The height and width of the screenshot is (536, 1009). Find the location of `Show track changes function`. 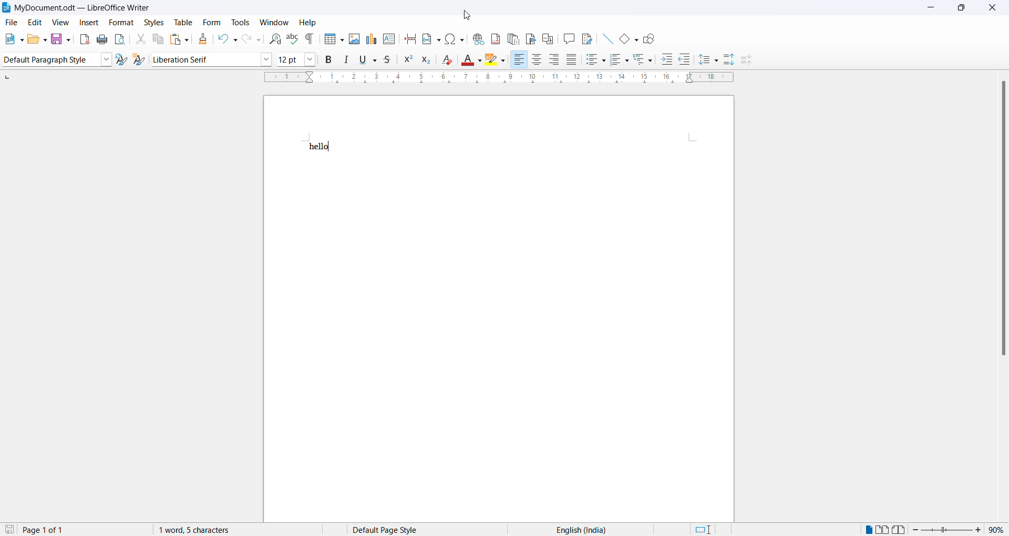

Show track changes function is located at coordinates (588, 39).